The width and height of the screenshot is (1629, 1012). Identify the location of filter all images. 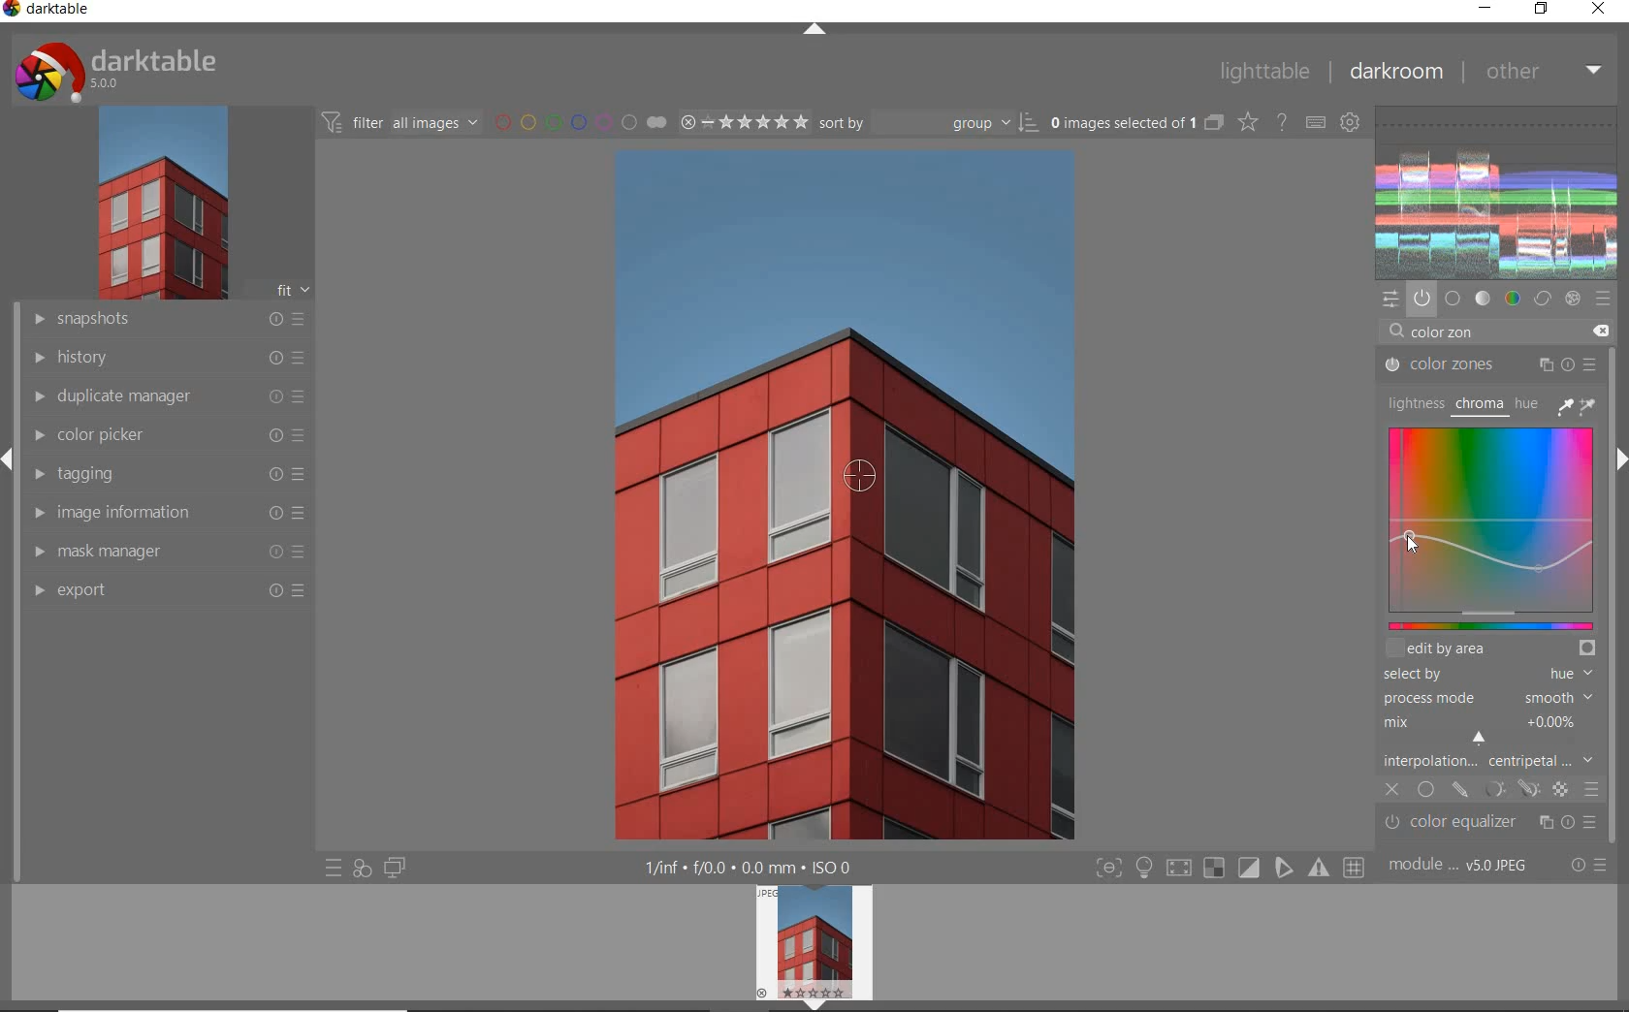
(401, 122).